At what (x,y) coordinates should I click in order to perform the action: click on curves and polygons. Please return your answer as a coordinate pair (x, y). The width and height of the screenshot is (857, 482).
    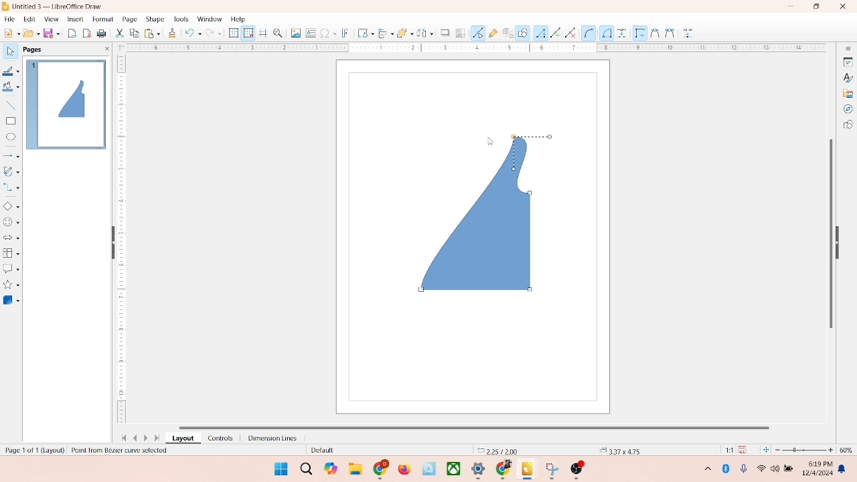
    Looking at the image, I should click on (12, 170).